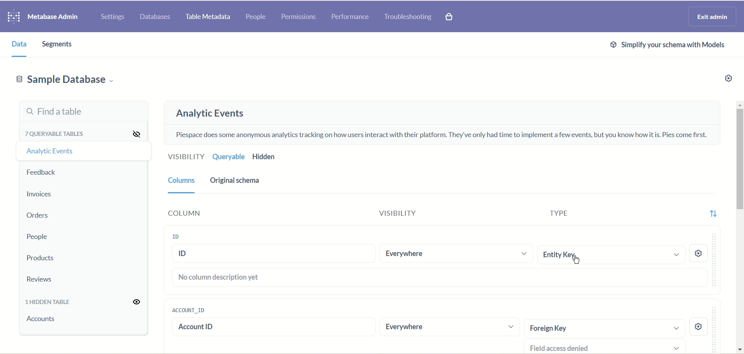 Image resolution: width=744 pixels, height=354 pixels. What do you see at coordinates (83, 110) in the screenshot?
I see `find a table` at bounding box center [83, 110].